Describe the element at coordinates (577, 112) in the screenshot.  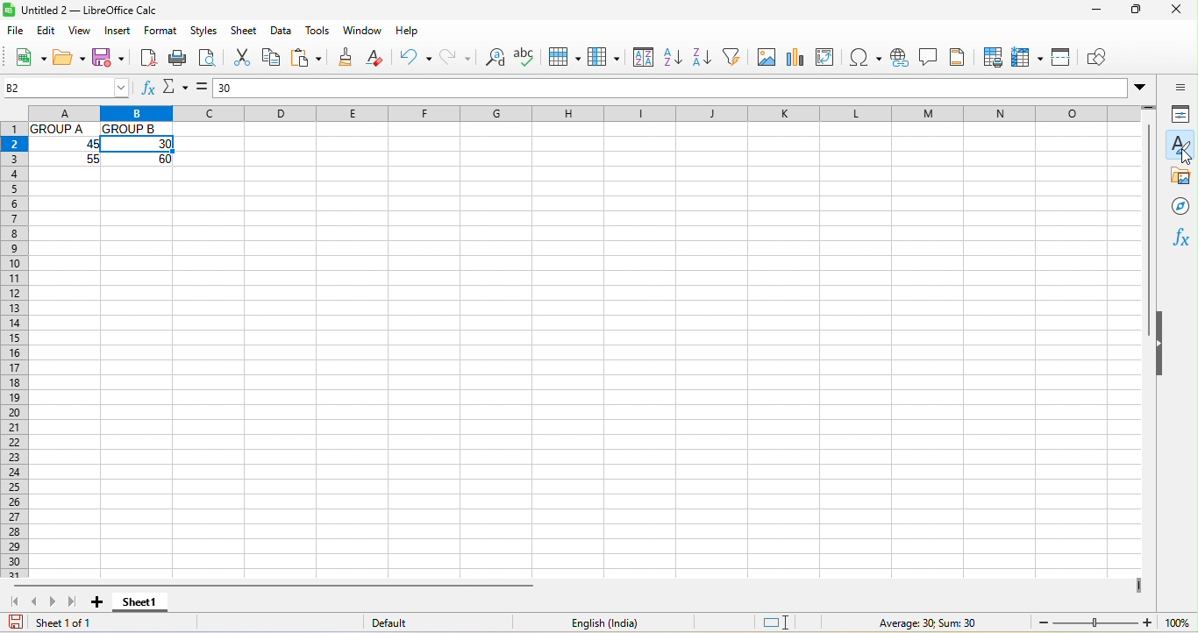
I see `column` at that location.